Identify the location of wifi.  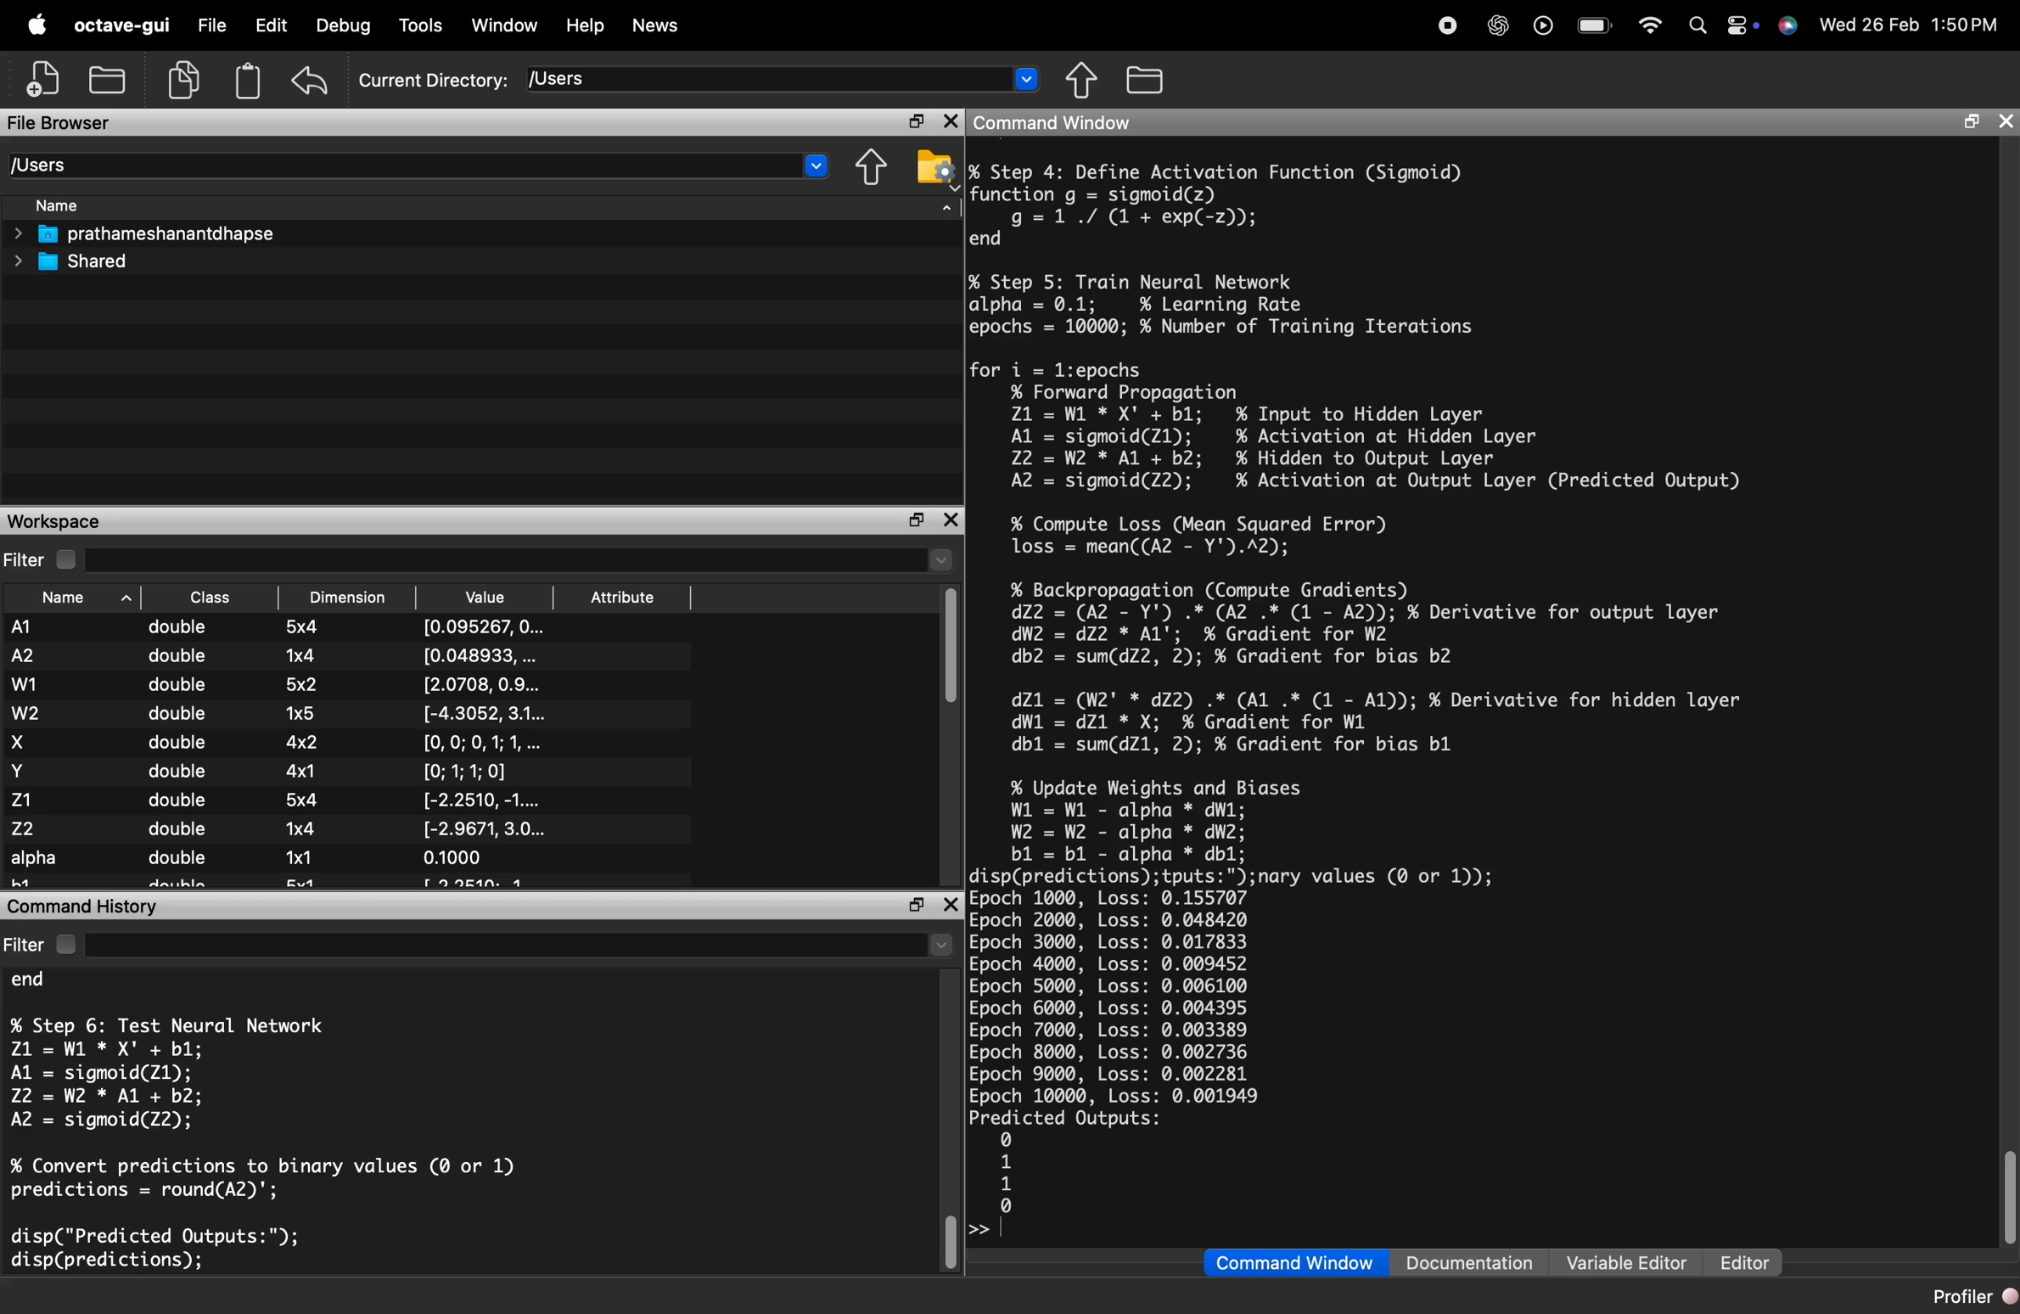
(1648, 23).